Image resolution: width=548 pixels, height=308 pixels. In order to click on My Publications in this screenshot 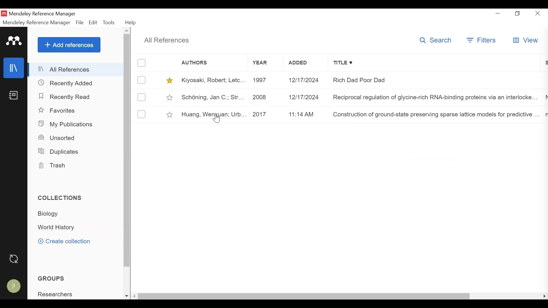, I will do `click(67, 124)`.